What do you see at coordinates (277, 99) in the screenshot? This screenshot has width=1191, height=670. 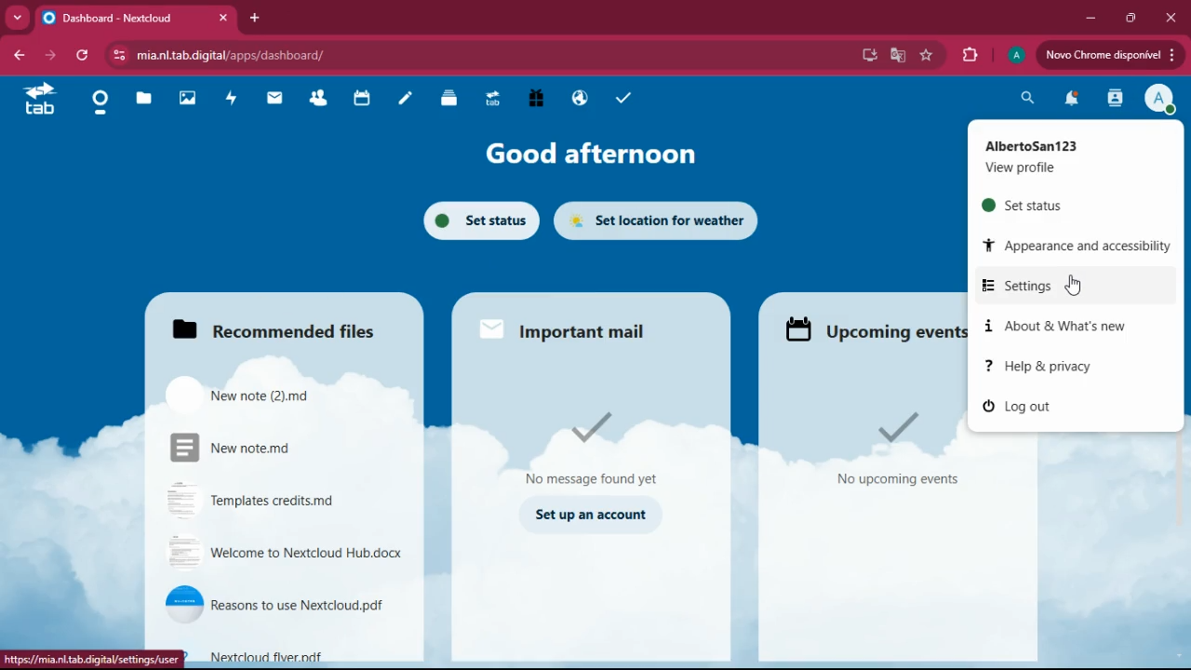 I see `mail` at bounding box center [277, 99].